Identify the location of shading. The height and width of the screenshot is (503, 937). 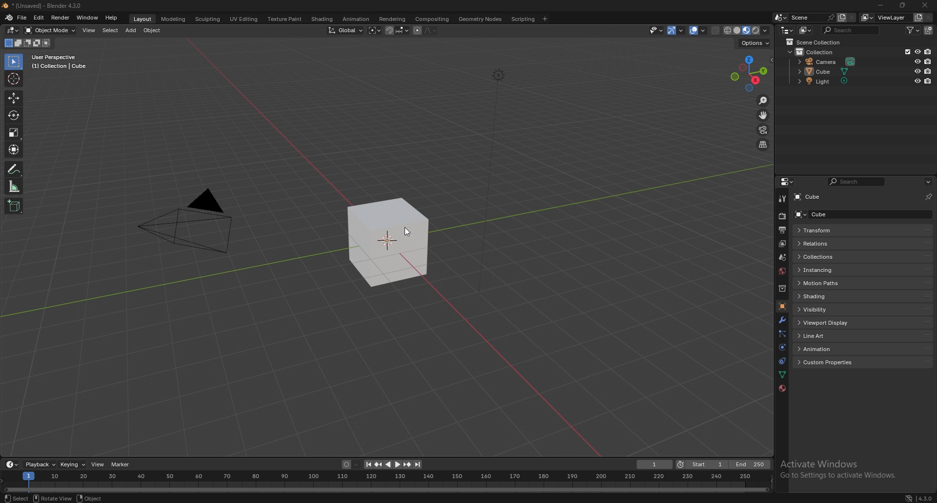
(827, 297).